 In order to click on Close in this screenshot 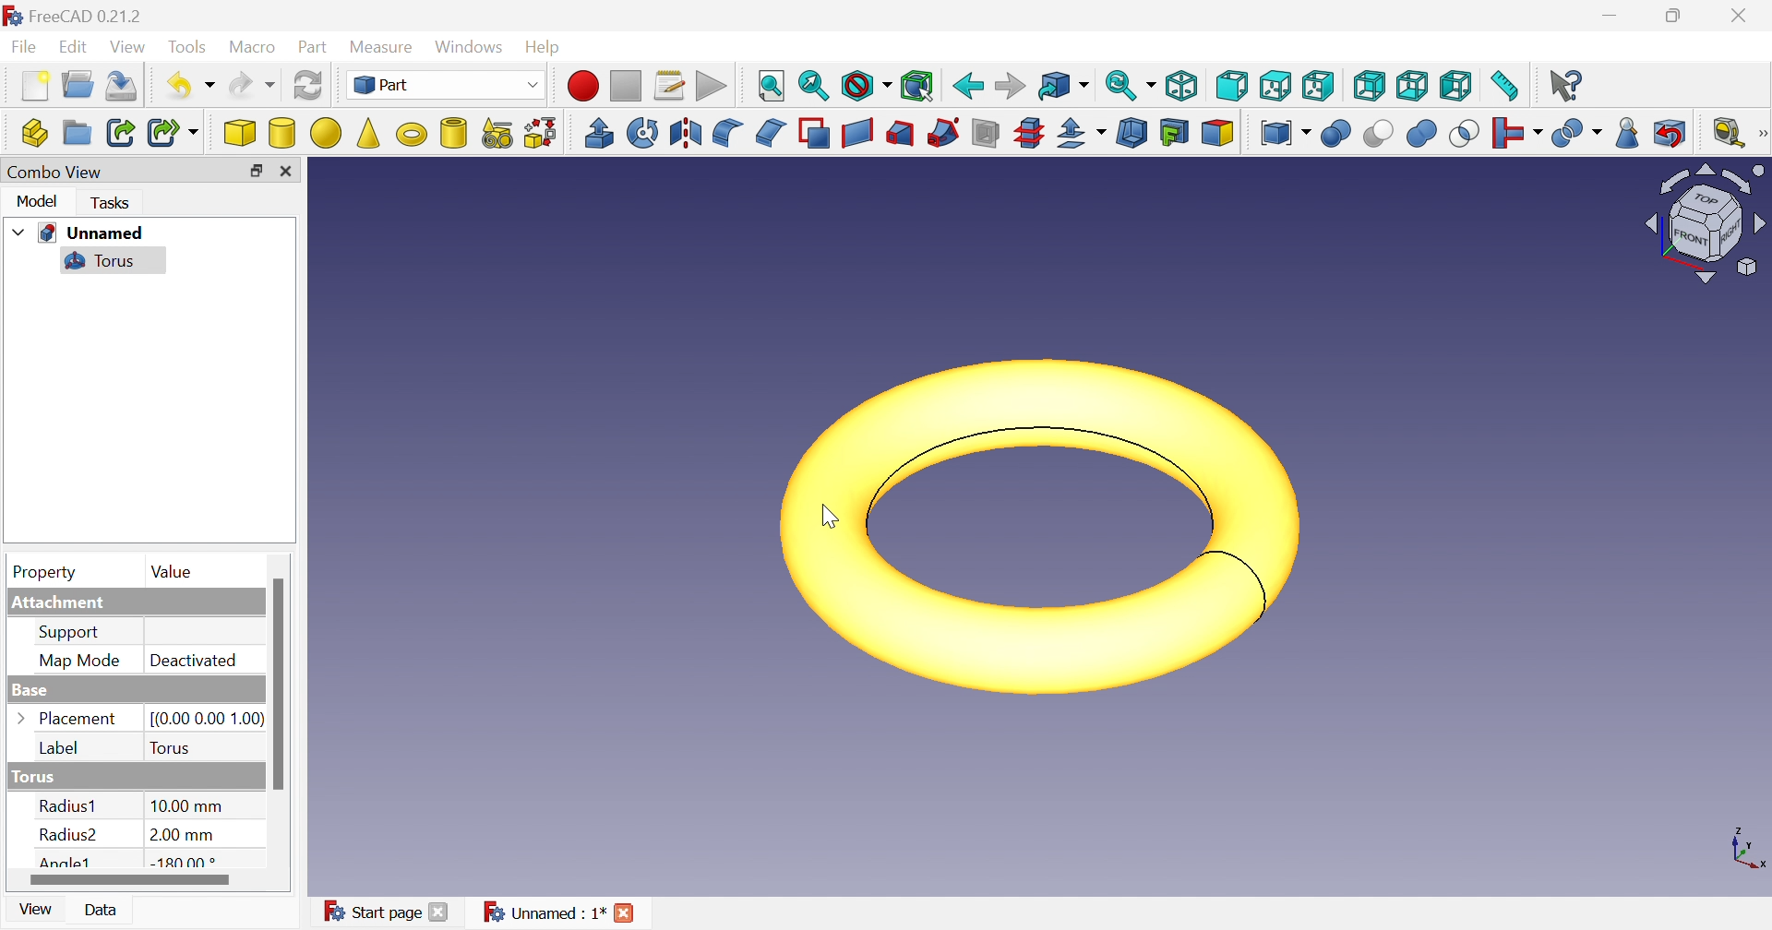, I will do `click(1740, 18)`.